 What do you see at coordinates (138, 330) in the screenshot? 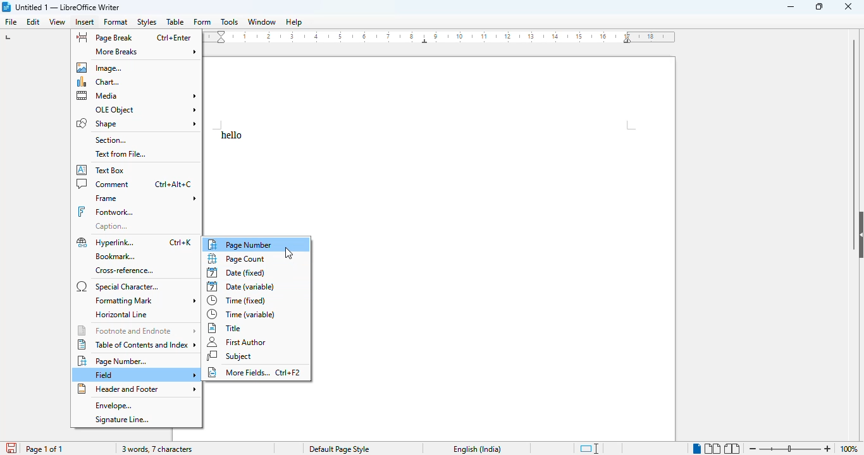
I see `footnote and endnote` at bounding box center [138, 330].